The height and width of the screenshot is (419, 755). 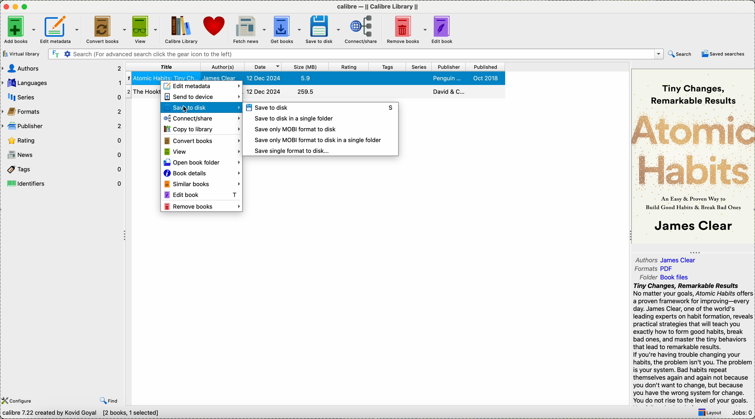 I want to click on connect/share, so click(x=361, y=30).